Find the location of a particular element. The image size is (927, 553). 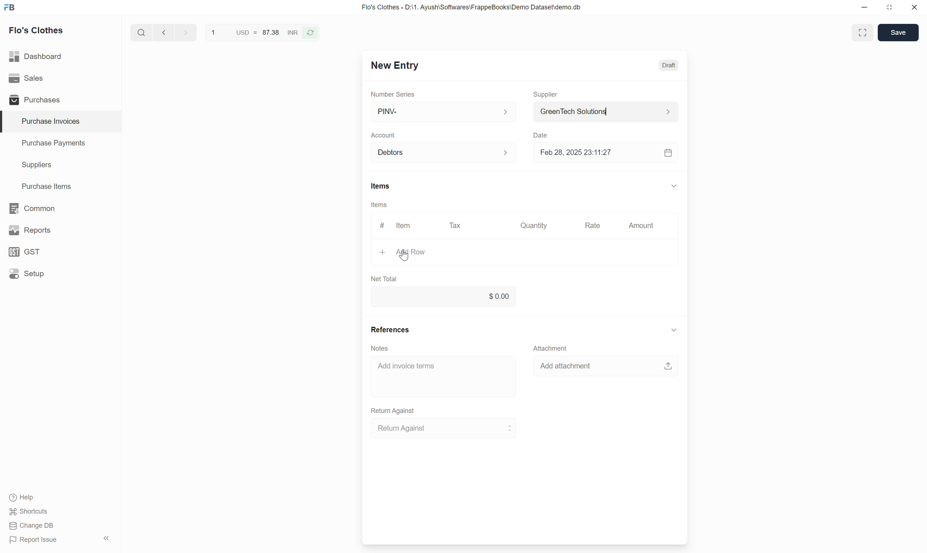

Search is located at coordinates (142, 32).